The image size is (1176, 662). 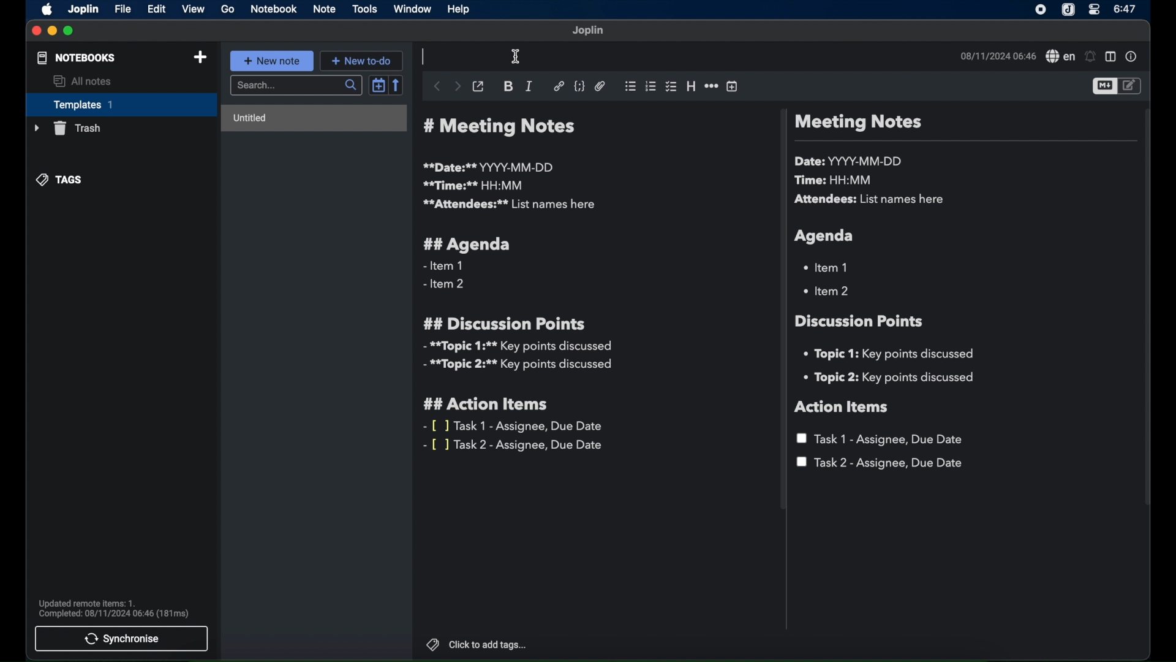 I want to click on heading, so click(x=691, y=87).